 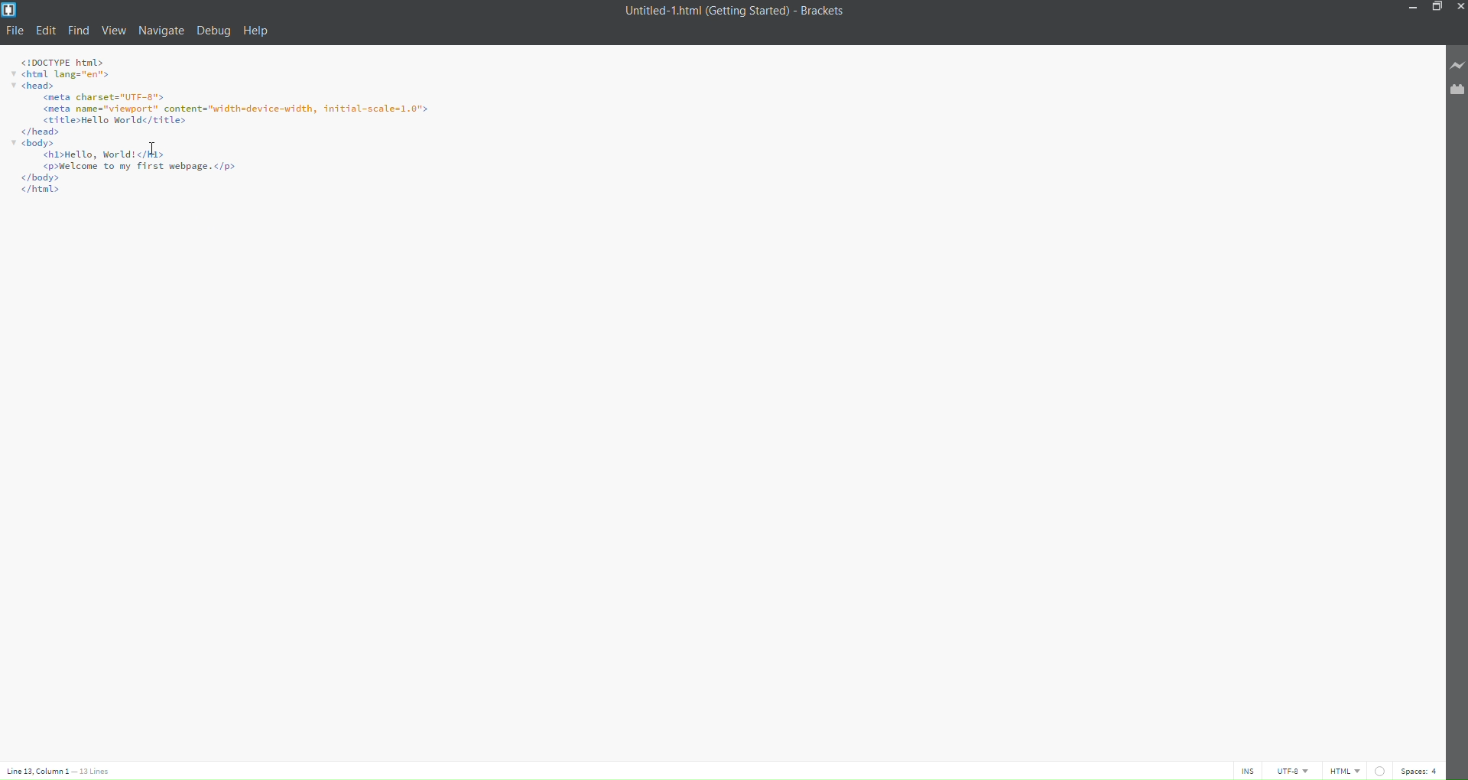 What do you see at coordinates (258, 31) in the screenshot?
I see `help` at bounding box center [258, 31].